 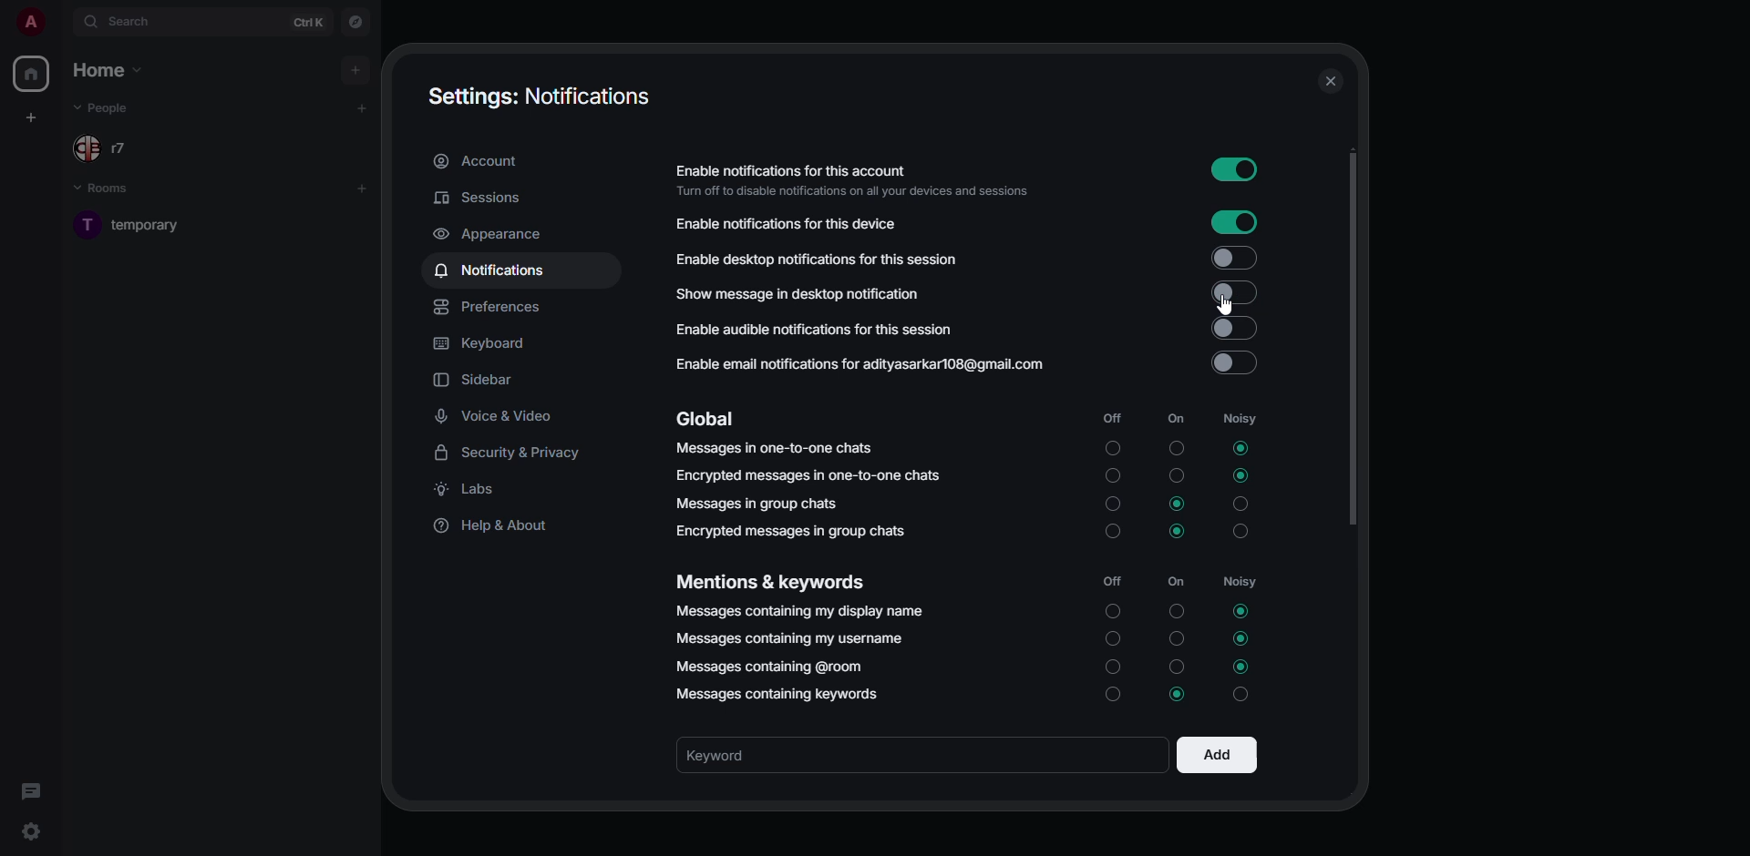 I want to click on Off Unselected, so click(x=1115, y=504).